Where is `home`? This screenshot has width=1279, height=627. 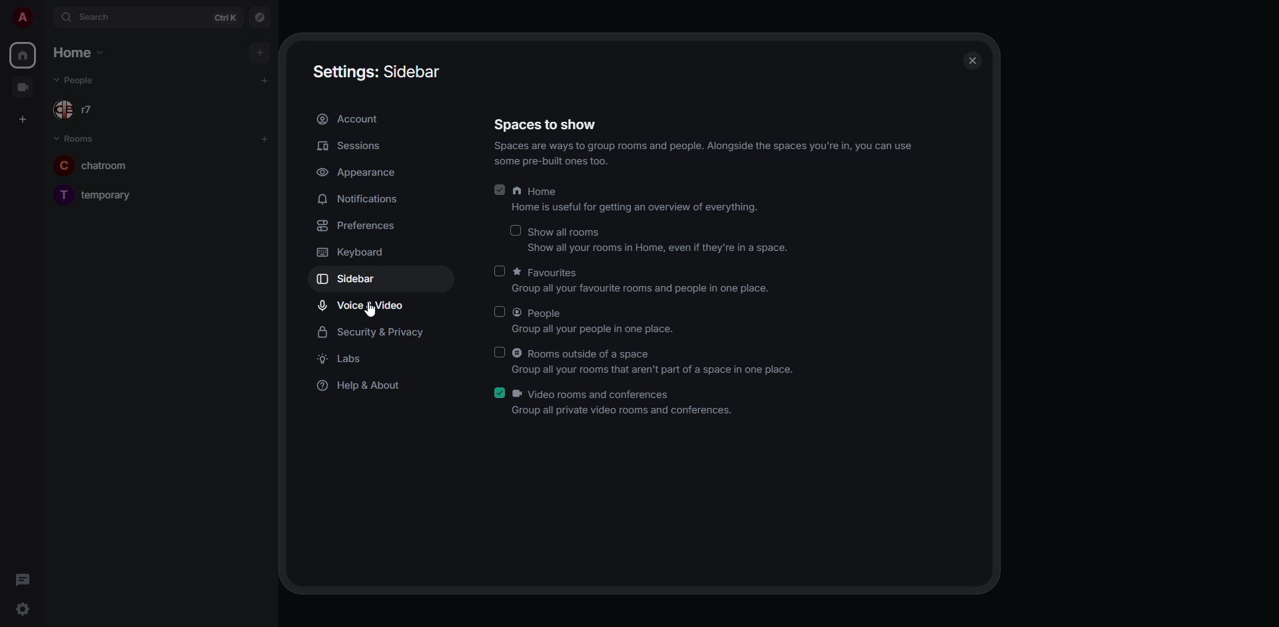 home is located at coordinates (75, 52).